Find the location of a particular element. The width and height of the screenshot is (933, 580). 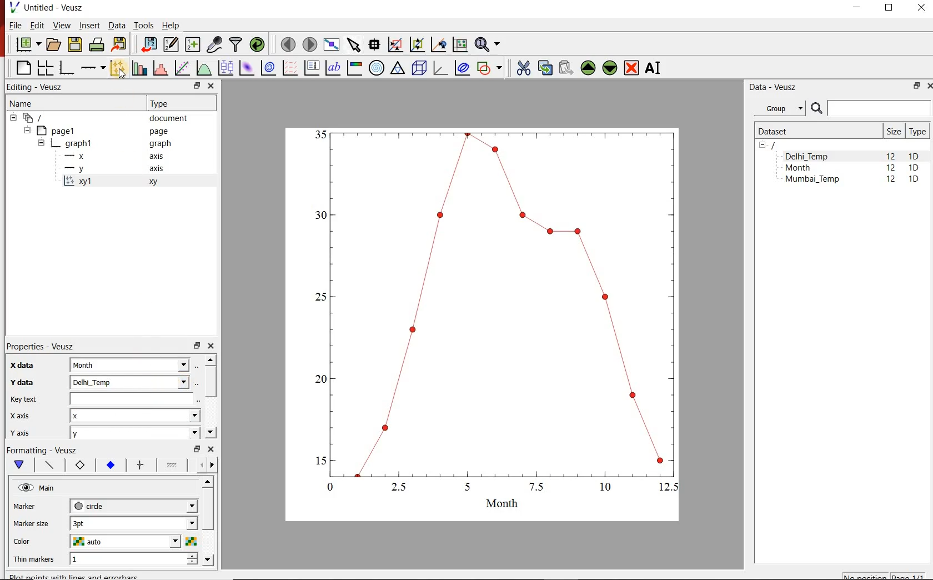

print the document is located at coordinates (97, 45).